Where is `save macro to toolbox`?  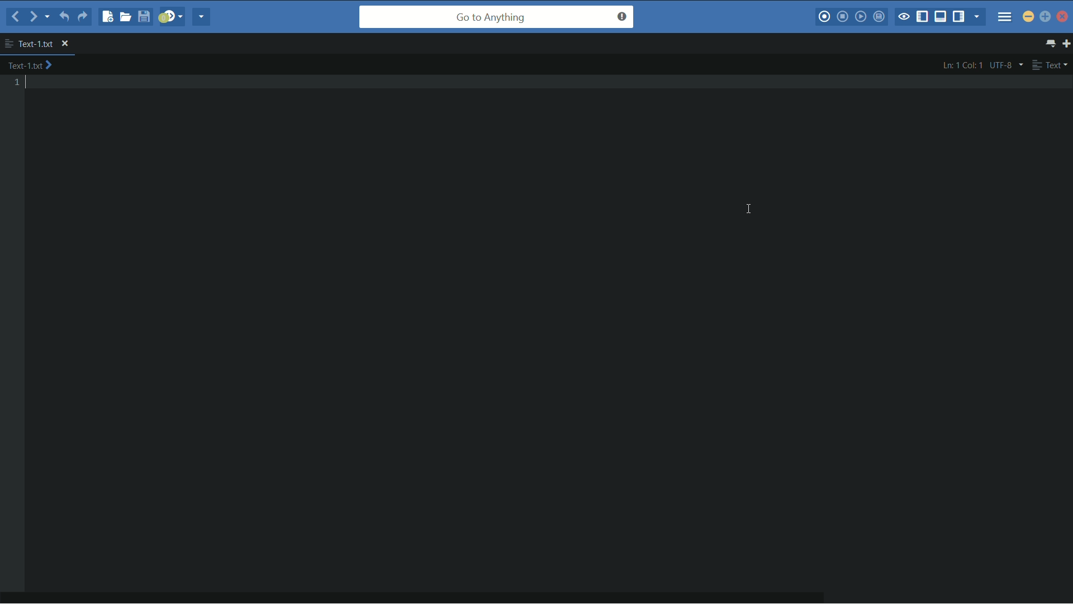 save macro to toolbox is located at coordinates (882, 16).